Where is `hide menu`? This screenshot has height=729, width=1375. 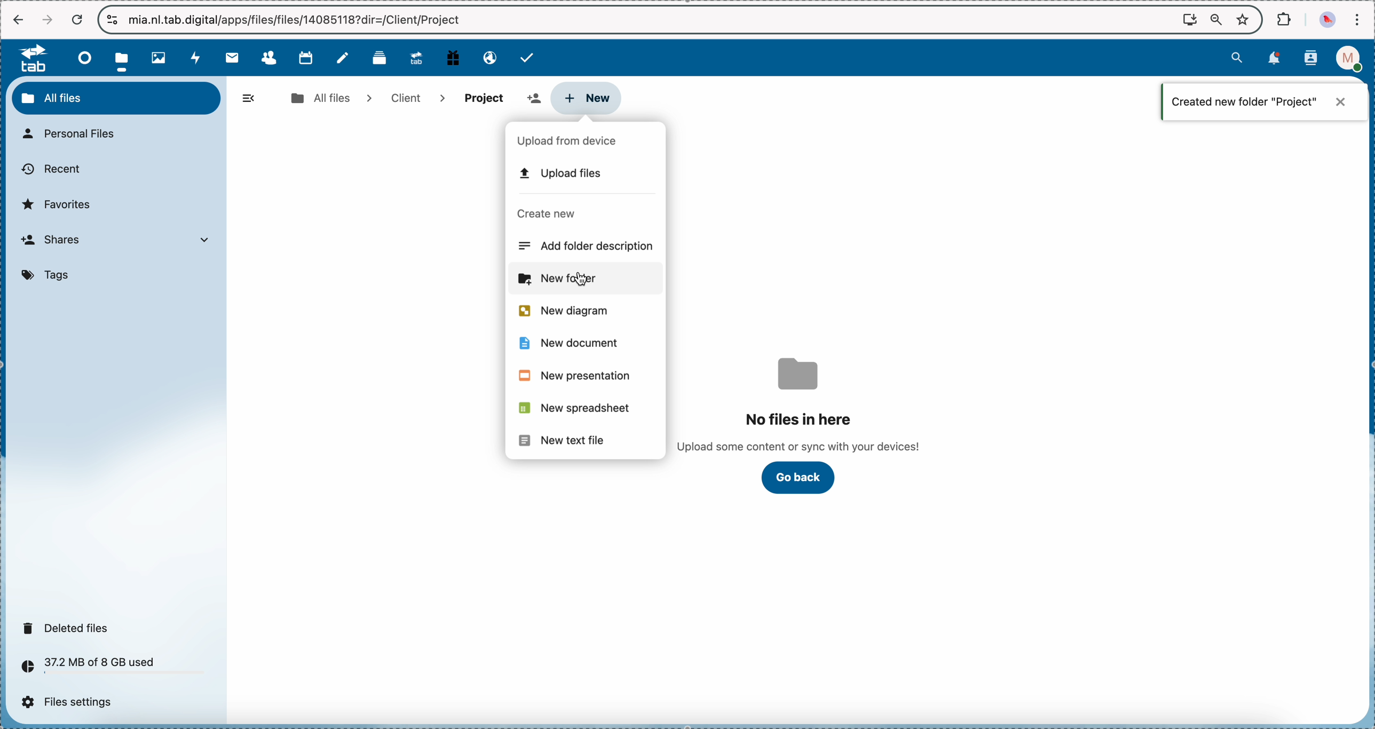 hide menu is located at coordinates (249, 99).